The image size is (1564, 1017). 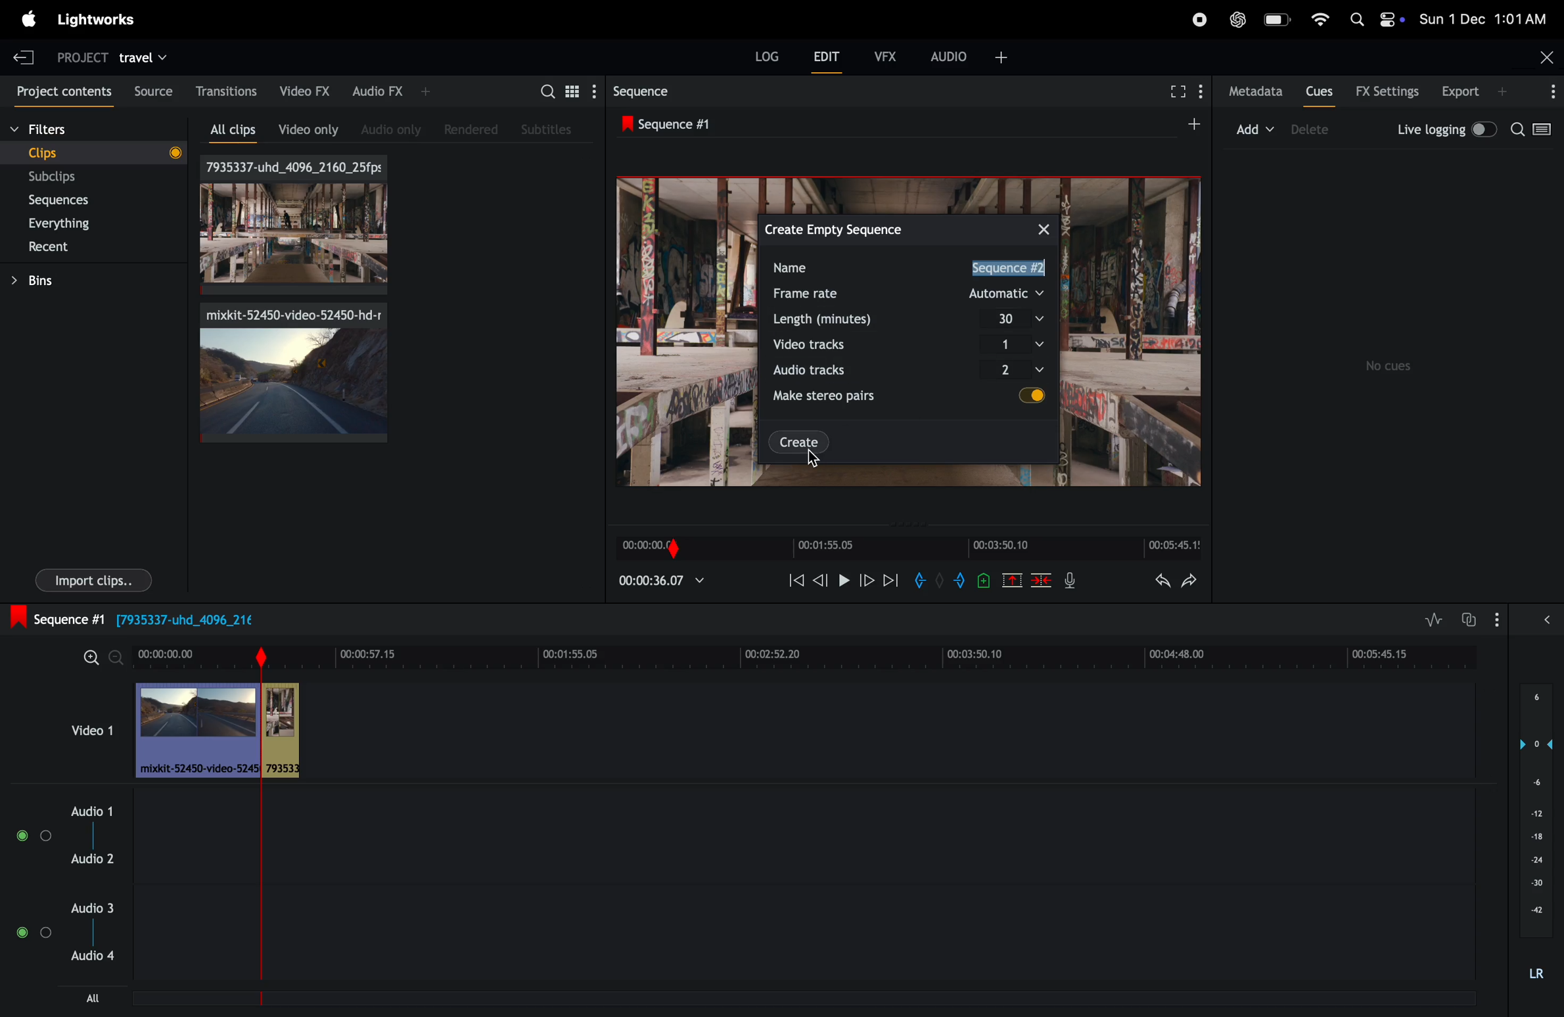 What do you see at coordinates (94, 579) in the screenshot?
I see `import clips` at bounding box center [94, 579].